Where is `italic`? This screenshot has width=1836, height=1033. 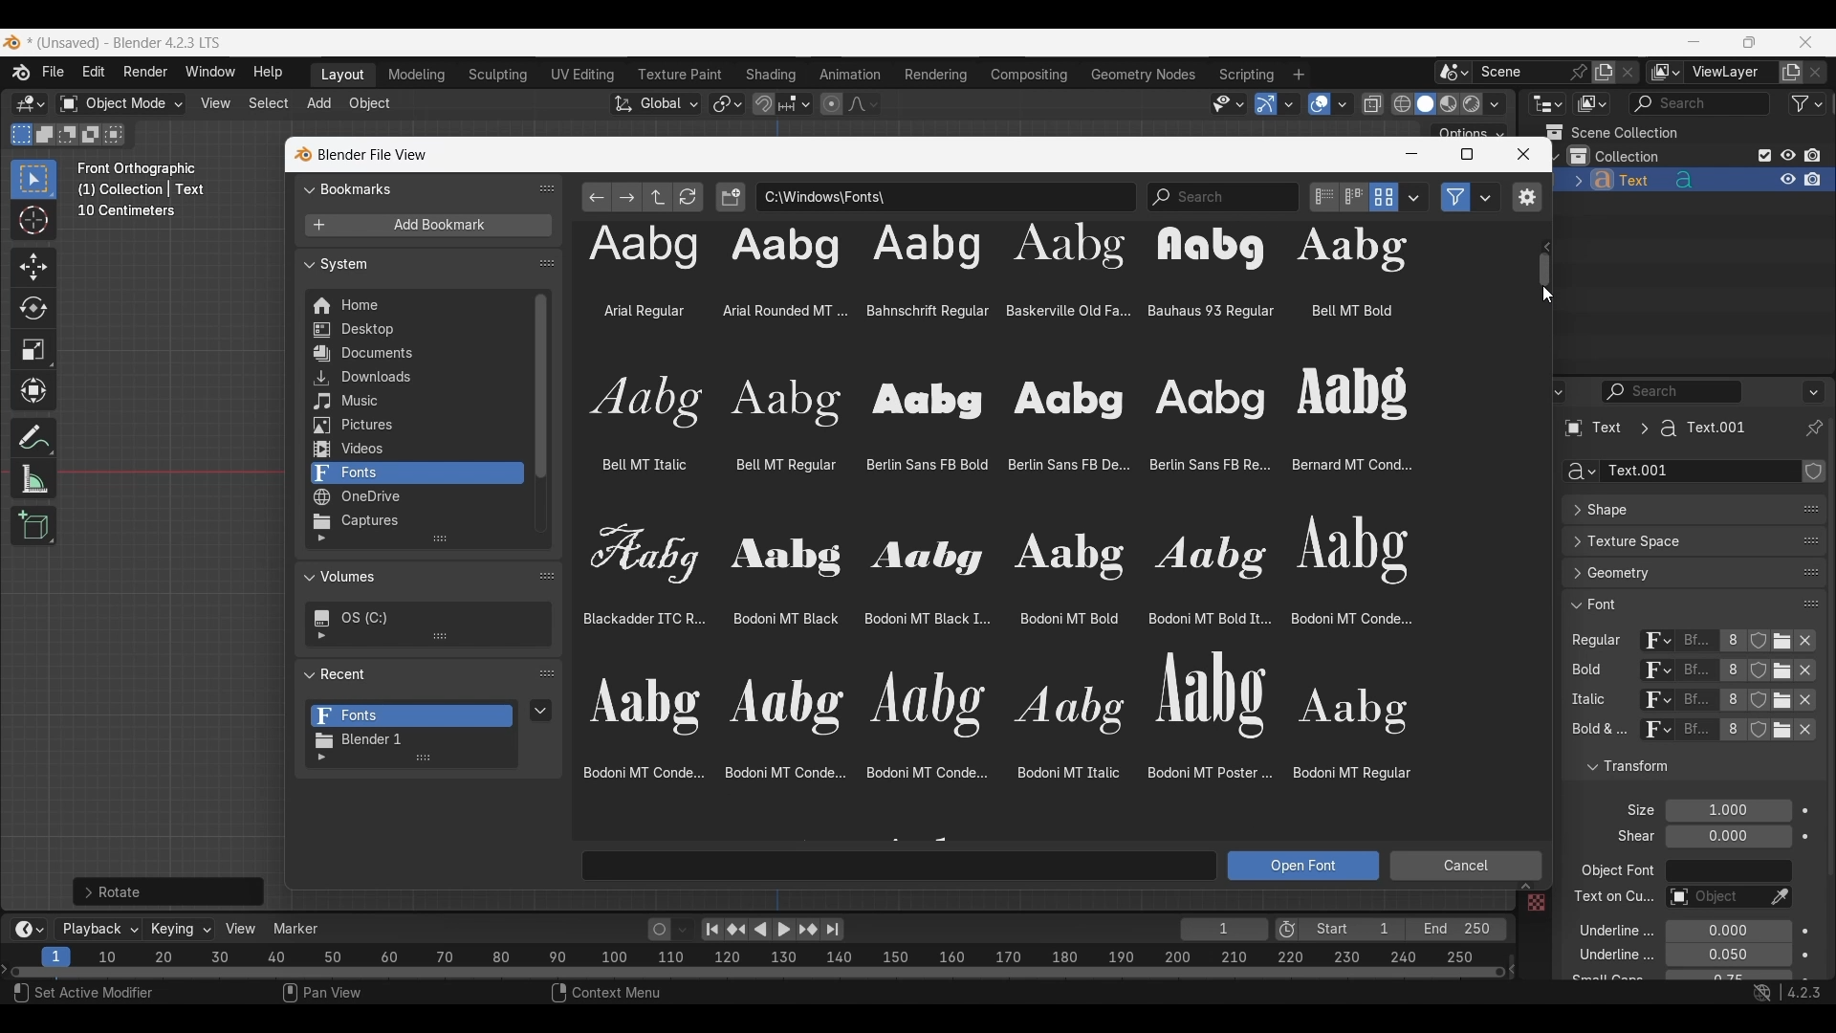 italic is located at coordinates (1585, 700).